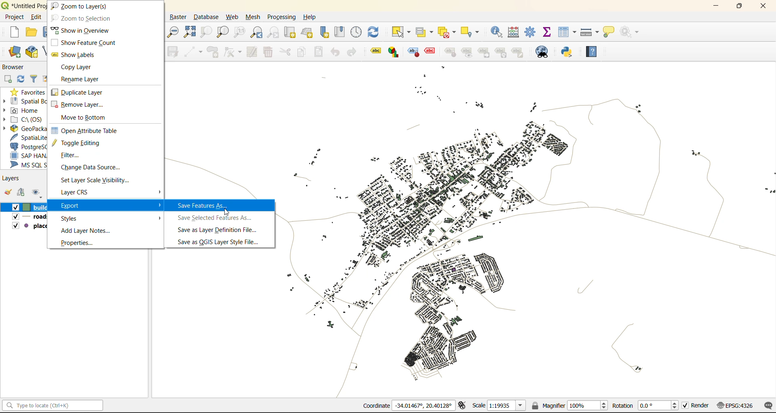  What do you see at coordinates (30, 32) in the screenshot?
I see `open` at bounding box center [30, 32].